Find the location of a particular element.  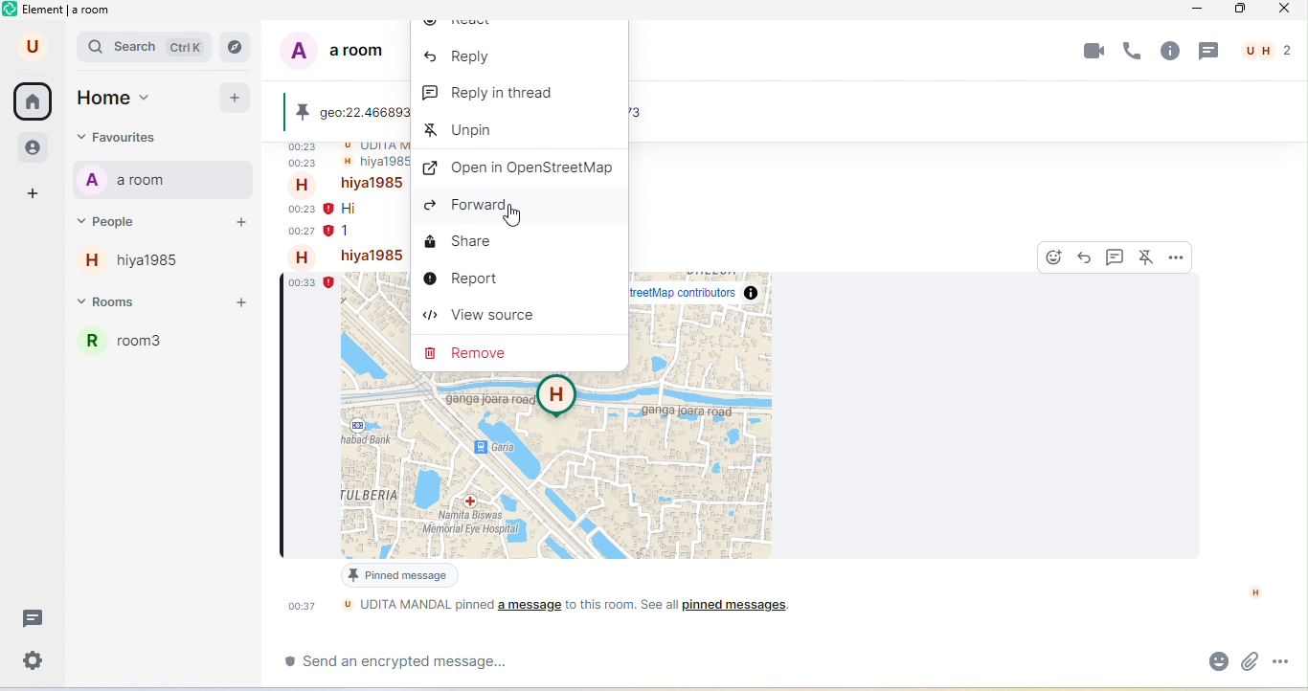

element a room is located at coordinates (67, 12).